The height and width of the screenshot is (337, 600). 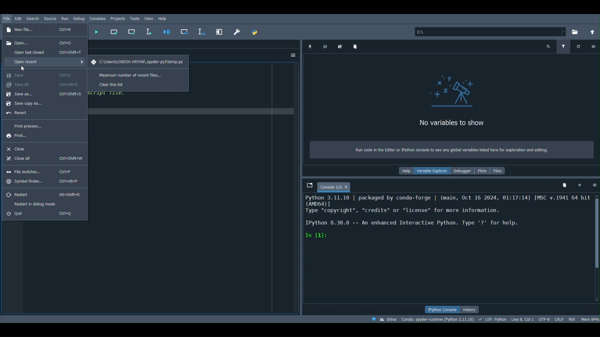 What do you see at coordinates (385, 320) in the screenshot?
I see `Click to toggle between inline and interactive Matplotlib plotting` at bounding box center [385, 320].